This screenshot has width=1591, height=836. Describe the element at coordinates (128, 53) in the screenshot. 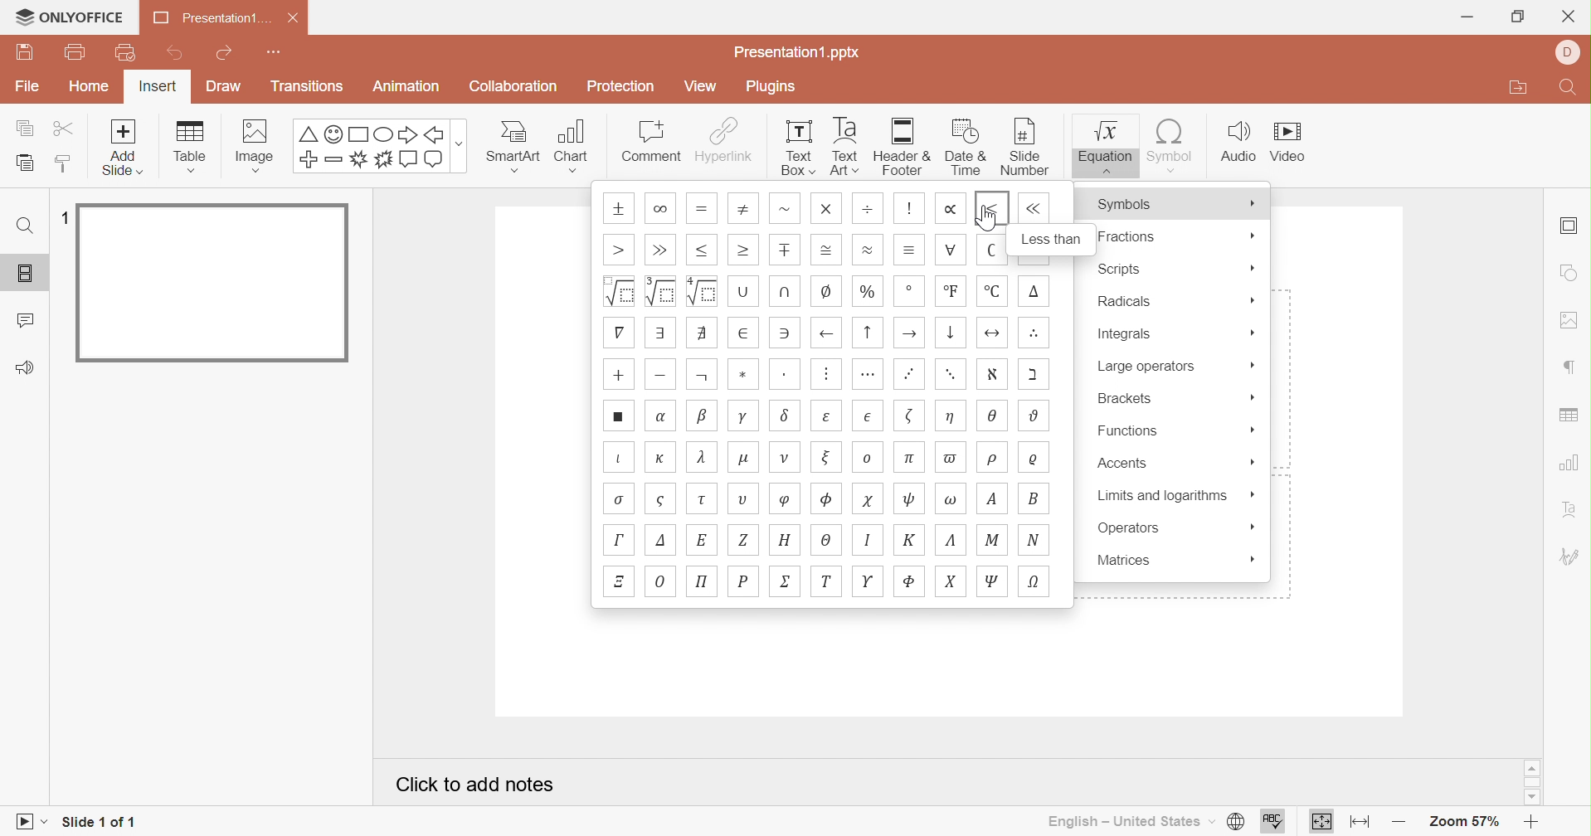

I see `Quick print` at that location.